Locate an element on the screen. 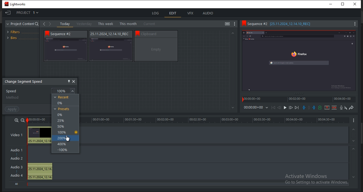  25.11.2024_12.14, 25.11.2024_12.14 is located at coordinates (41, 172).